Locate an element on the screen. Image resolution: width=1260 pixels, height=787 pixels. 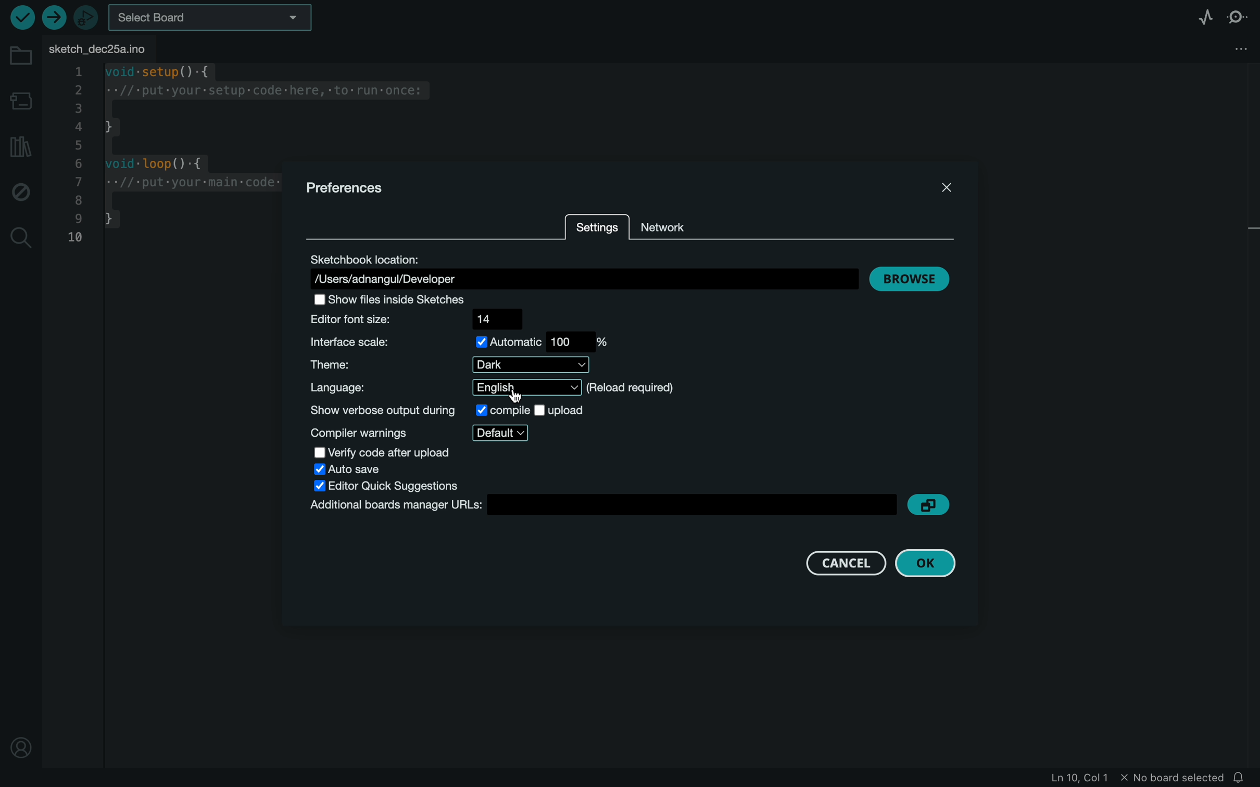
ok is located at coordinates (928, 562).